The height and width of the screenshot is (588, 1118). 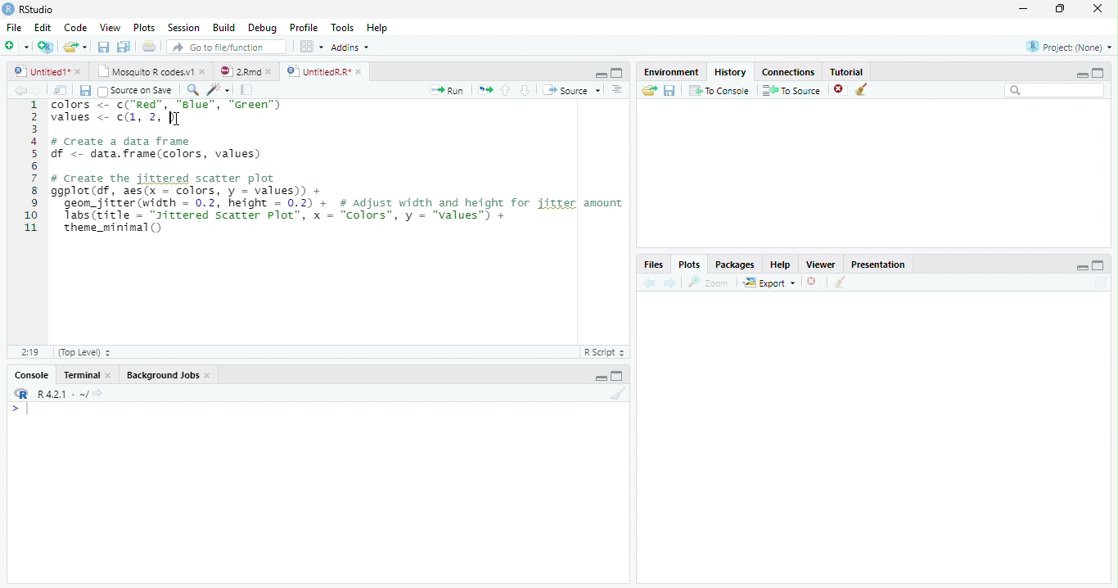 I want to click on Files, so click(x=654, y=265).